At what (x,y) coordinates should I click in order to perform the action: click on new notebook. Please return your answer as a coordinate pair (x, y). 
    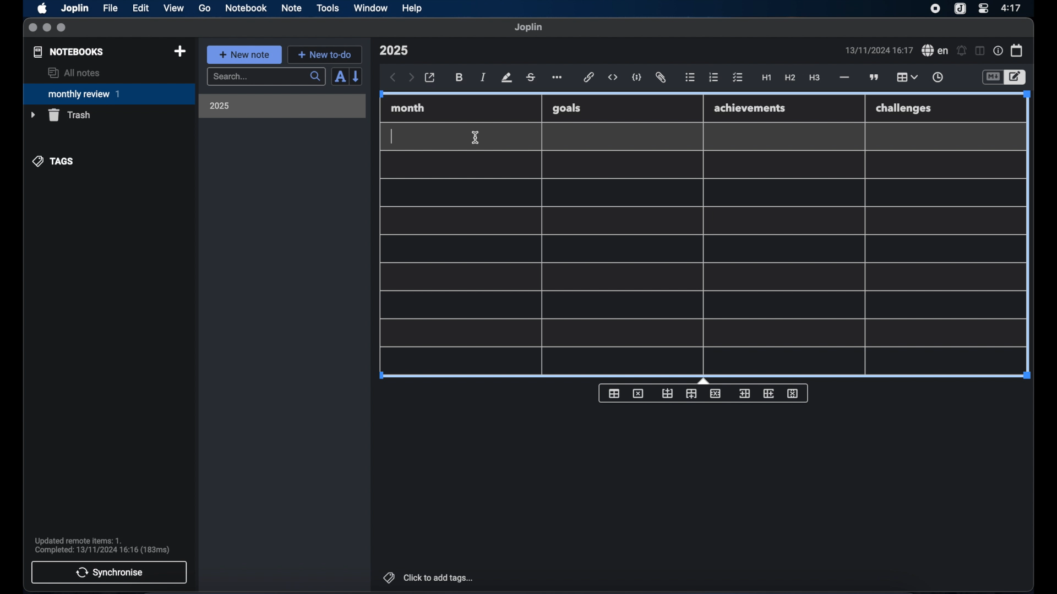
    Looking at the image, I should click on (179, 52).